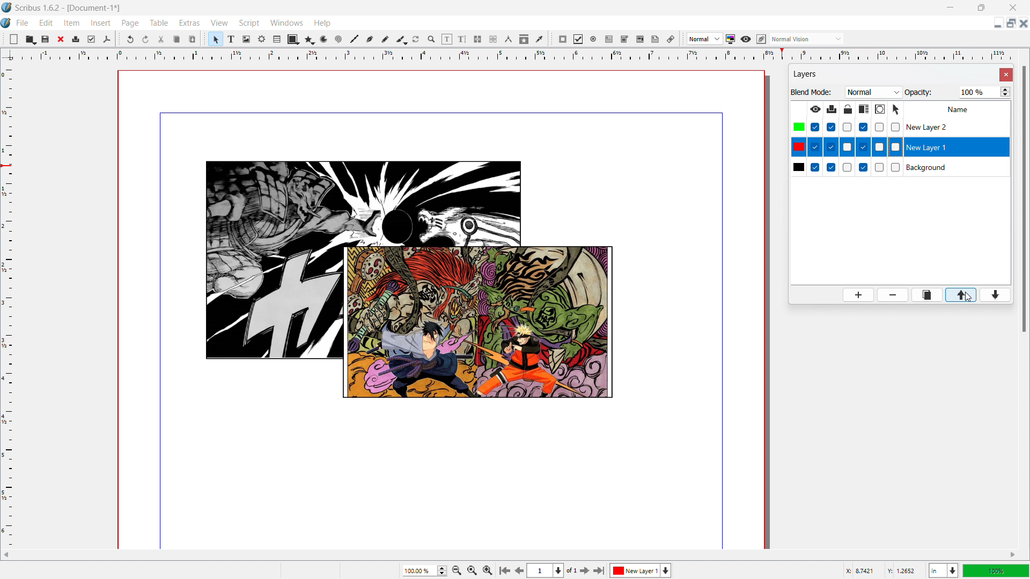 The width and height of the screenshot is (1030, 579). What do you see at coordinates (551, 39) in the screenshot?
I see `move toolbox` at bounding box center [551, 39].